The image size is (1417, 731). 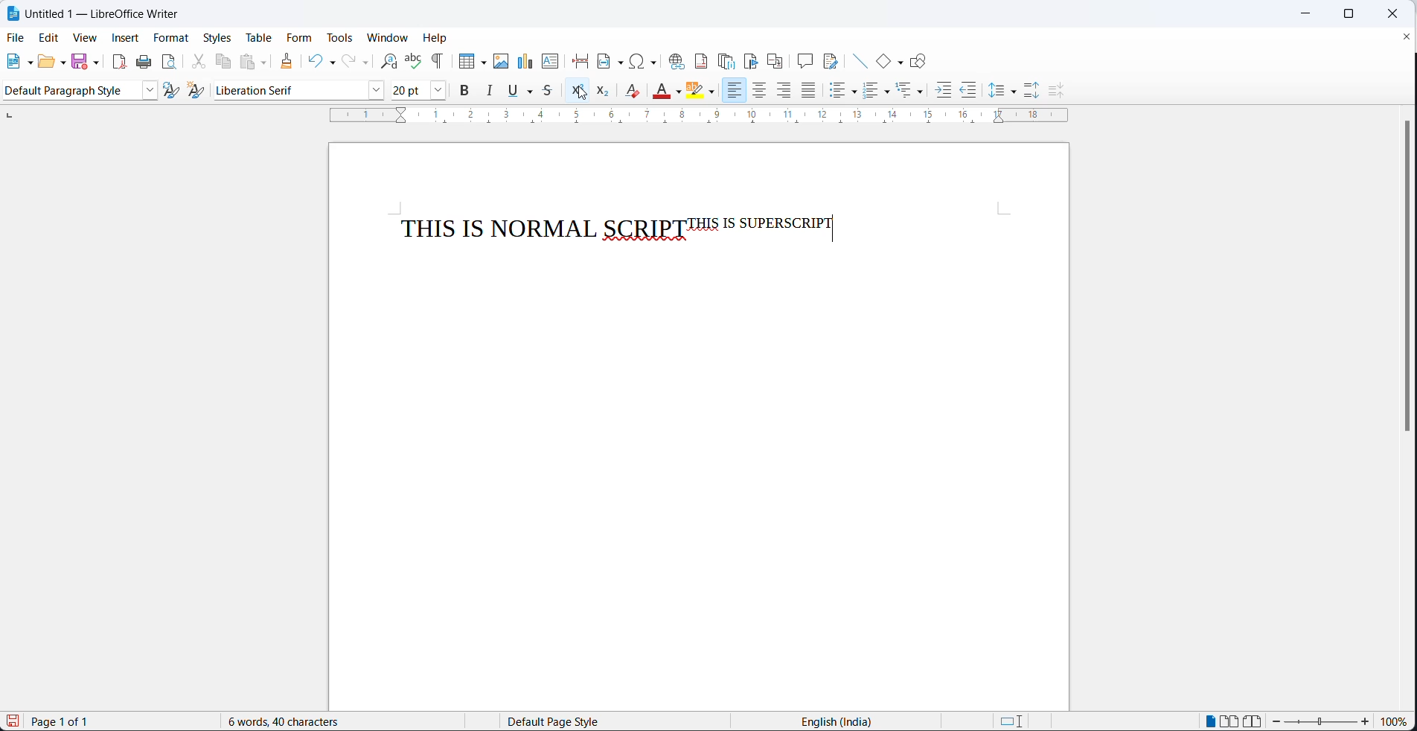 I want to click on justified, so click(x=809, y=90).